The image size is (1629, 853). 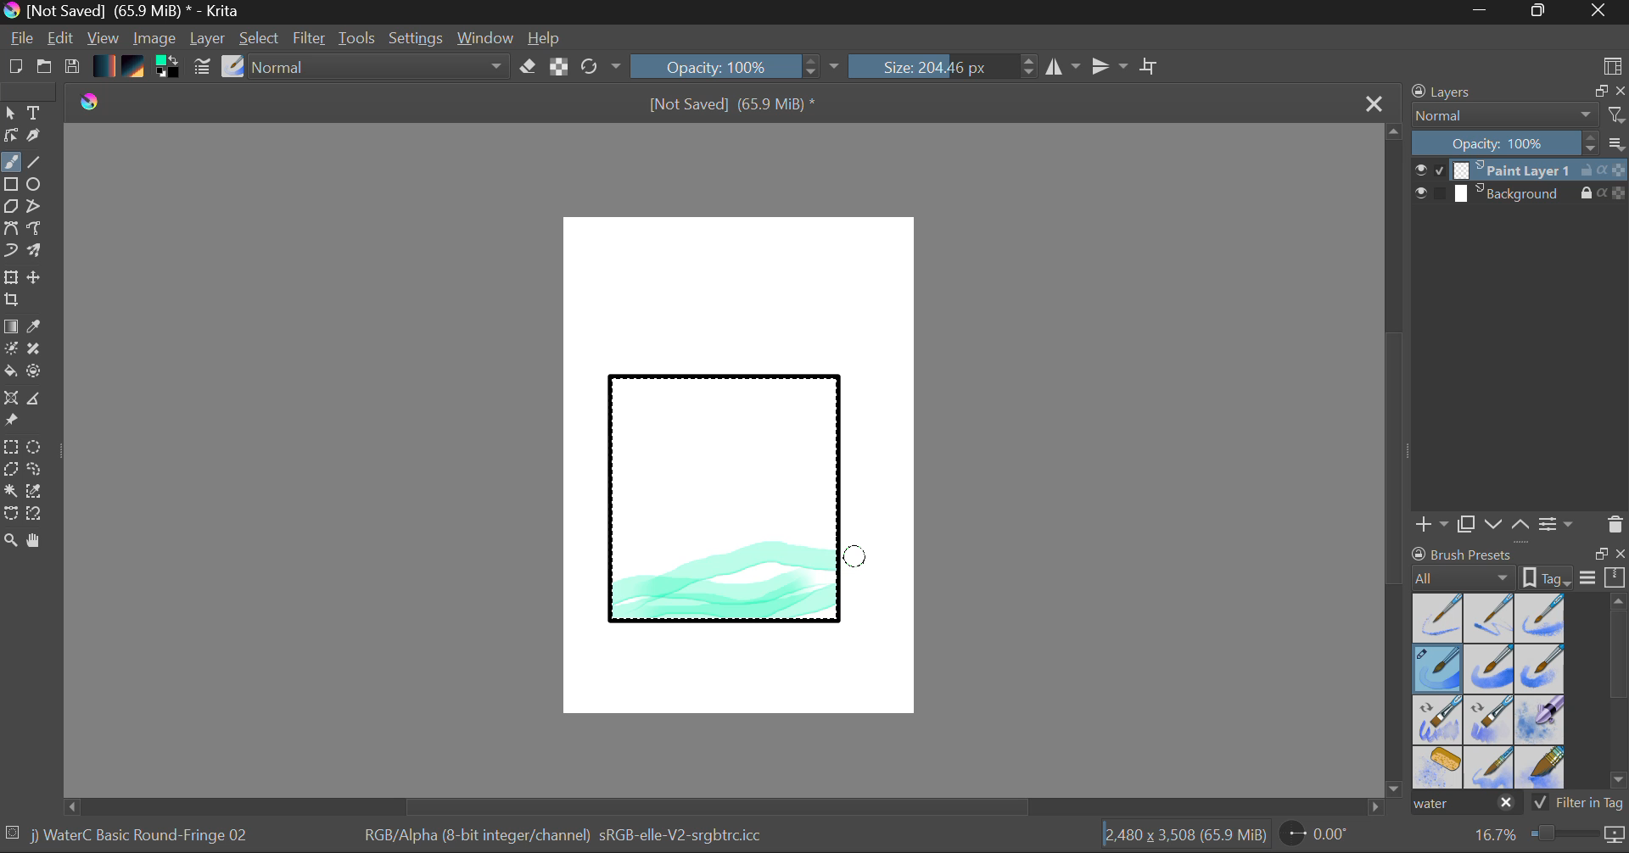 What do you see at coordinates (36, 253) in the screenshot?
I see `Multibrush Tool` at bounding box center [36, 253].